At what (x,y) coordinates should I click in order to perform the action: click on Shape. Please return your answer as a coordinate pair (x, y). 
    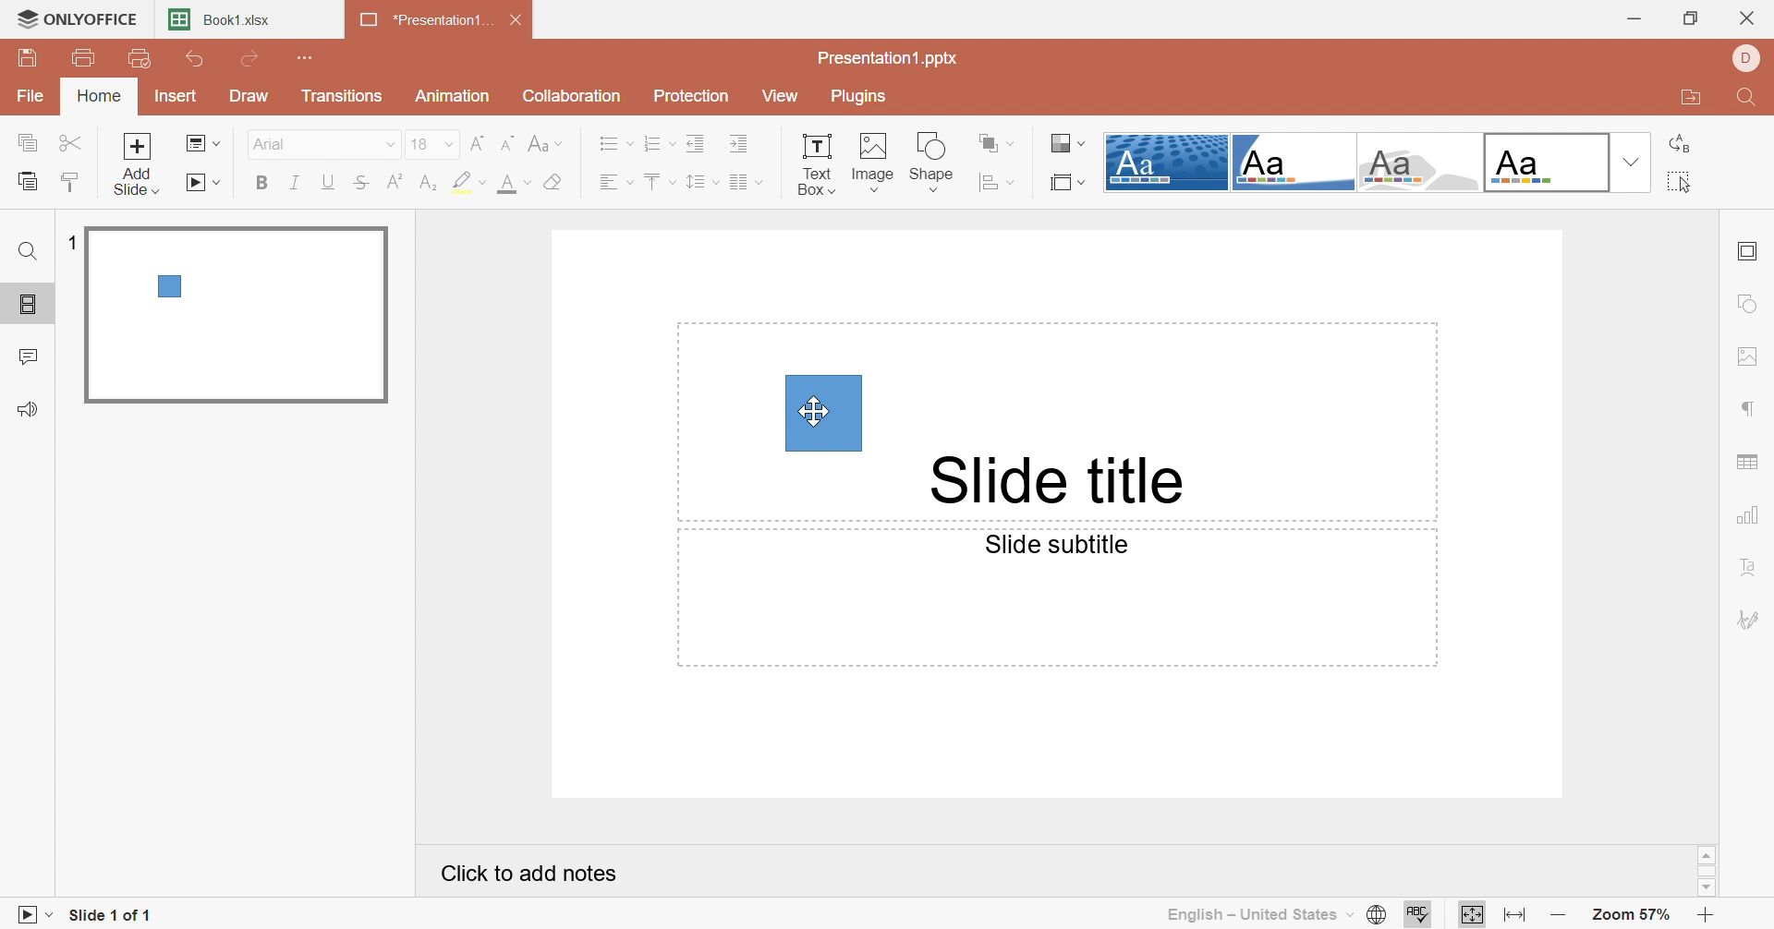
    Looking at the image, I should click on (935, 160).